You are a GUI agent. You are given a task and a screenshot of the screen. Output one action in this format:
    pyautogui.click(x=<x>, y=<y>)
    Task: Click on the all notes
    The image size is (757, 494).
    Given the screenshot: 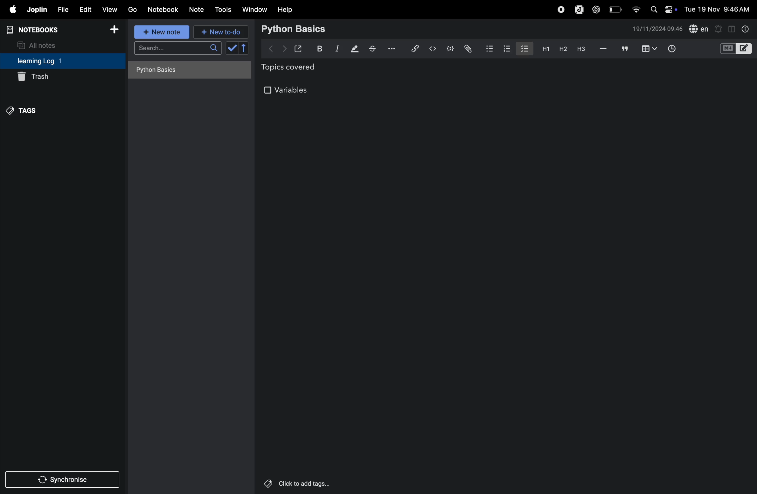 What is the action you would take?
    pyautogui.click(x=40, y=45)
    